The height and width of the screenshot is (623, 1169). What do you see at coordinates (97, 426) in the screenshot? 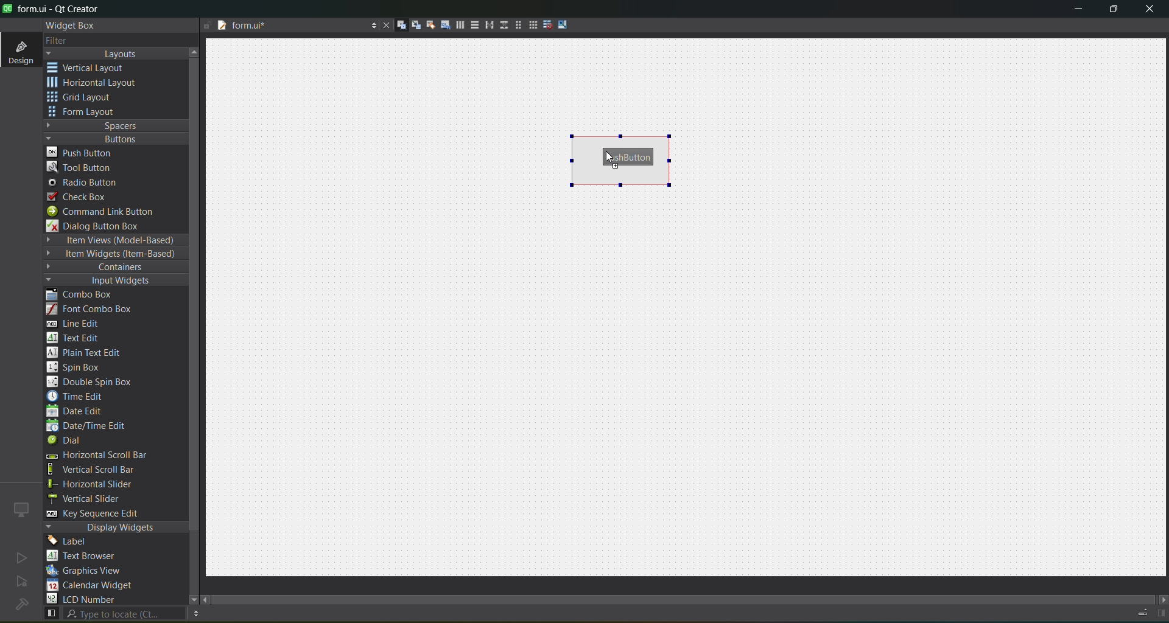
I see `date/time edit` at bounding box center [97, 426].